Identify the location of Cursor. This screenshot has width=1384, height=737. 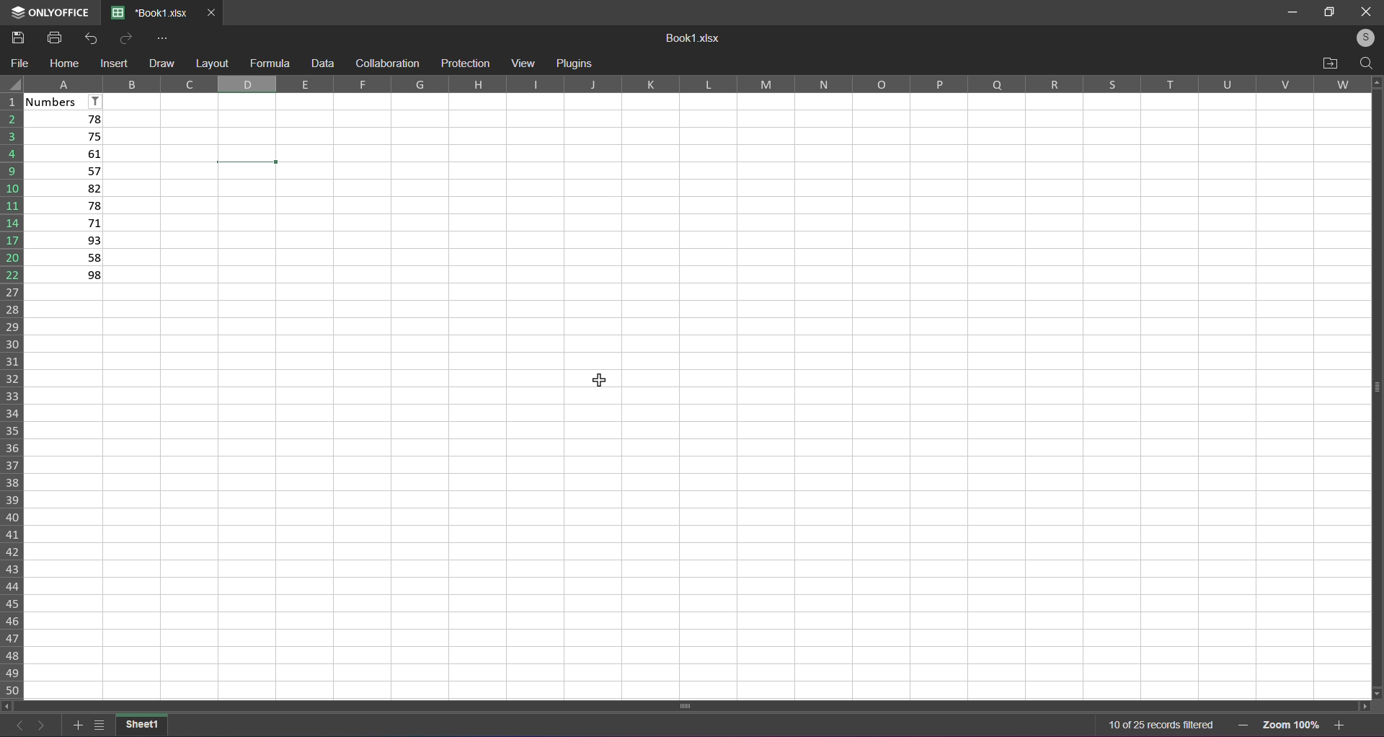
(601, 385).